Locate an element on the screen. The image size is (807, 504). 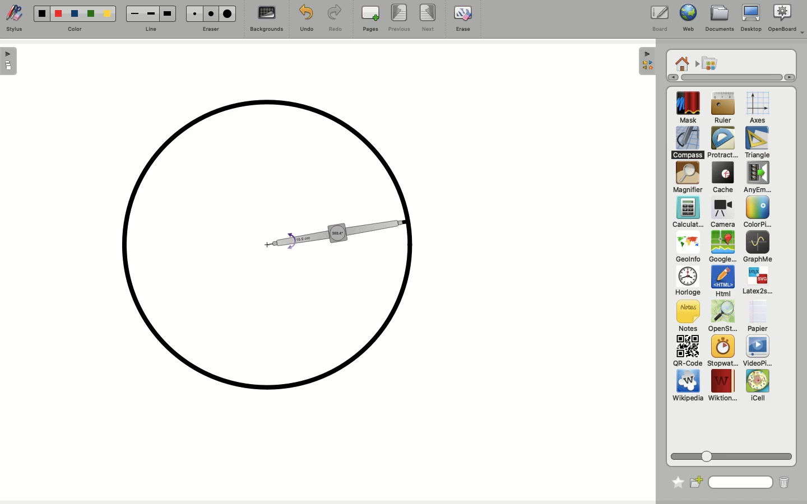
Wikipedia is located at coordinates (688, 388).